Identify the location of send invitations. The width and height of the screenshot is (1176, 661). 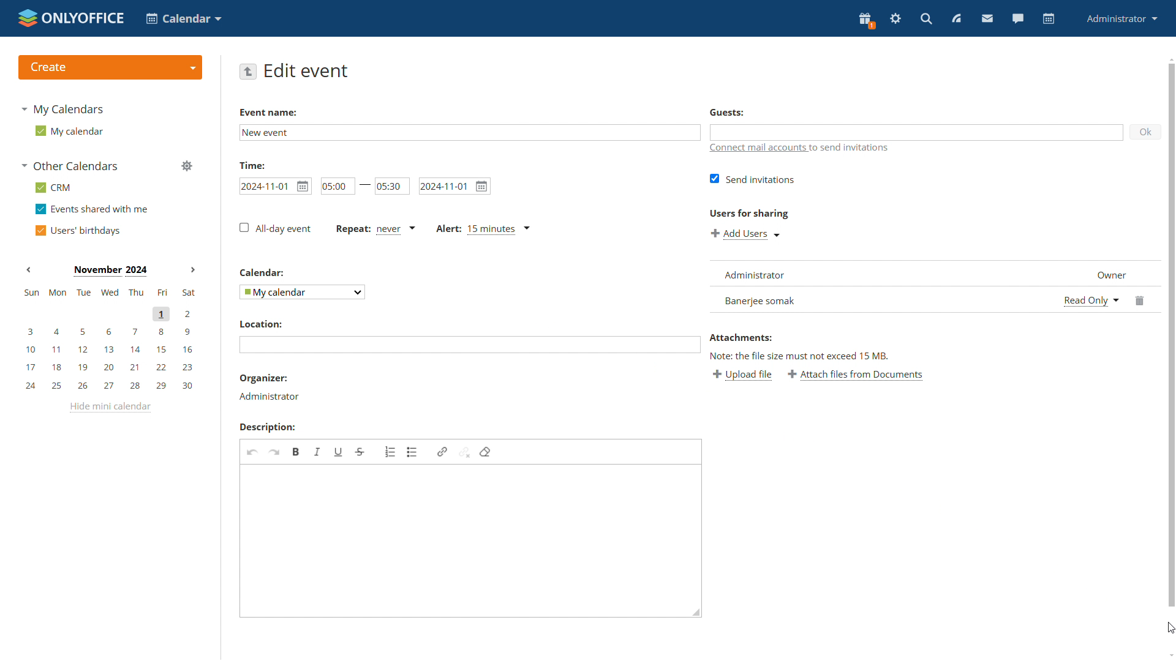
(754, 179).